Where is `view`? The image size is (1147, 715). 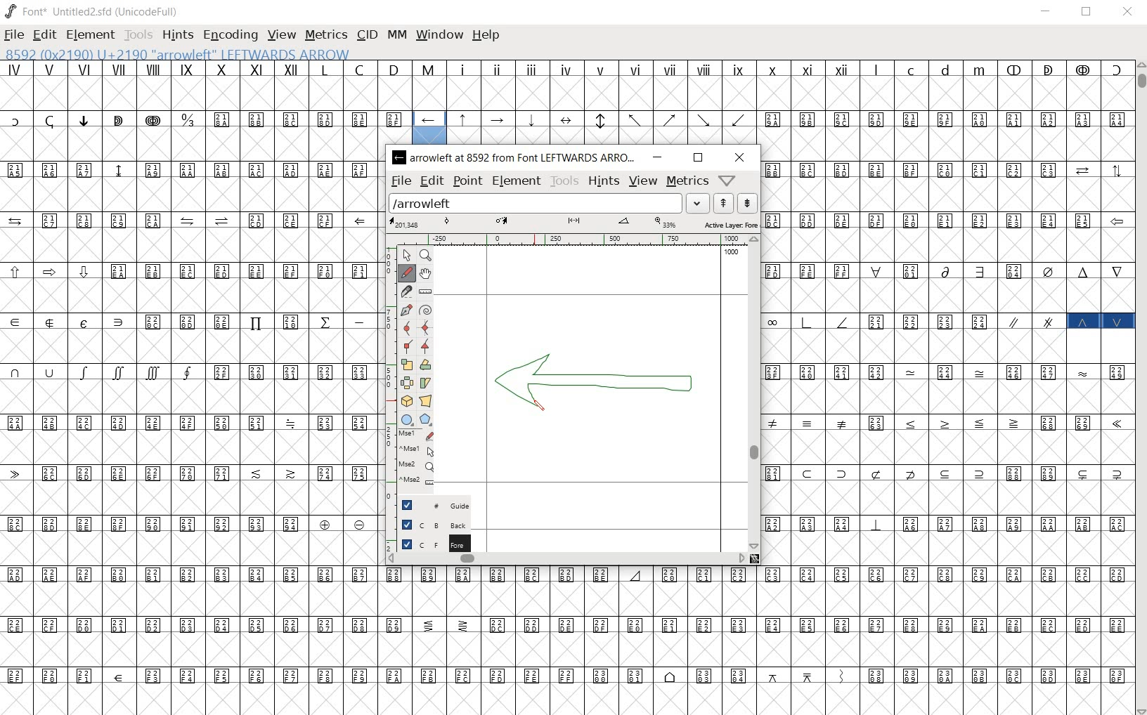
view is located at coordinates (644, 181).